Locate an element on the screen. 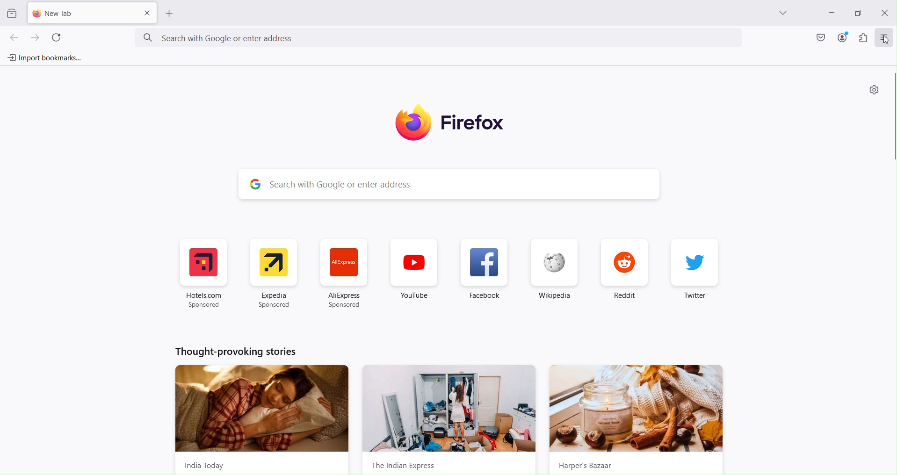 The height and width of the screenshot is (475, 897). Firefox logo is located at coordinates (456, 122).